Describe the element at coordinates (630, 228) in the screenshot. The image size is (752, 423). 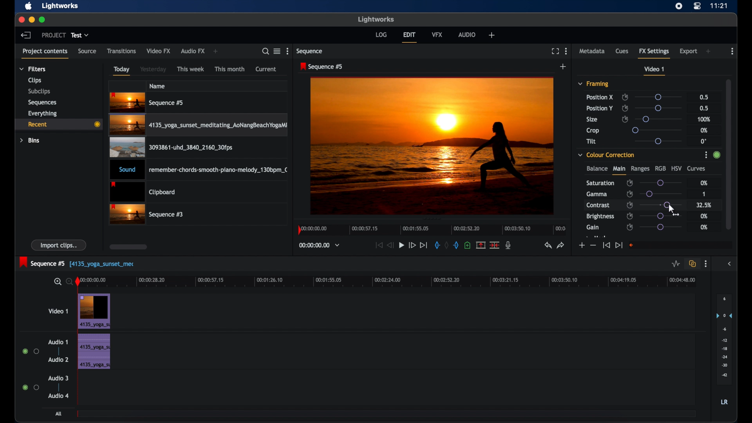
I see `enable/disable keyframes` at that location.